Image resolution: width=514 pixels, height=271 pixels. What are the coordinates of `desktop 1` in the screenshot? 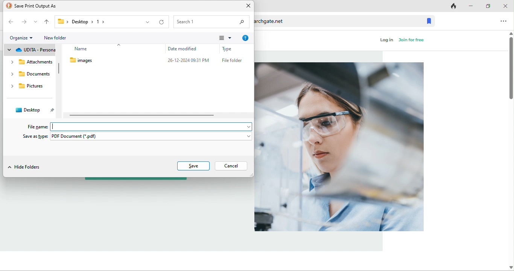 It's located at (79, 21).